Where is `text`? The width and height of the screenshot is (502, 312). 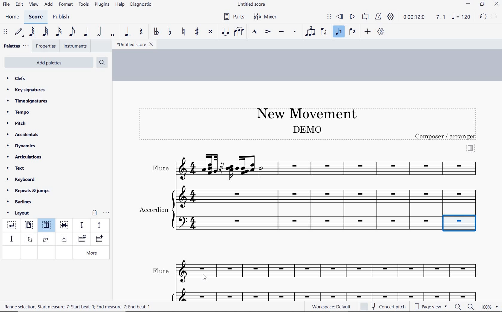
text is located at coordinates (446, 136).